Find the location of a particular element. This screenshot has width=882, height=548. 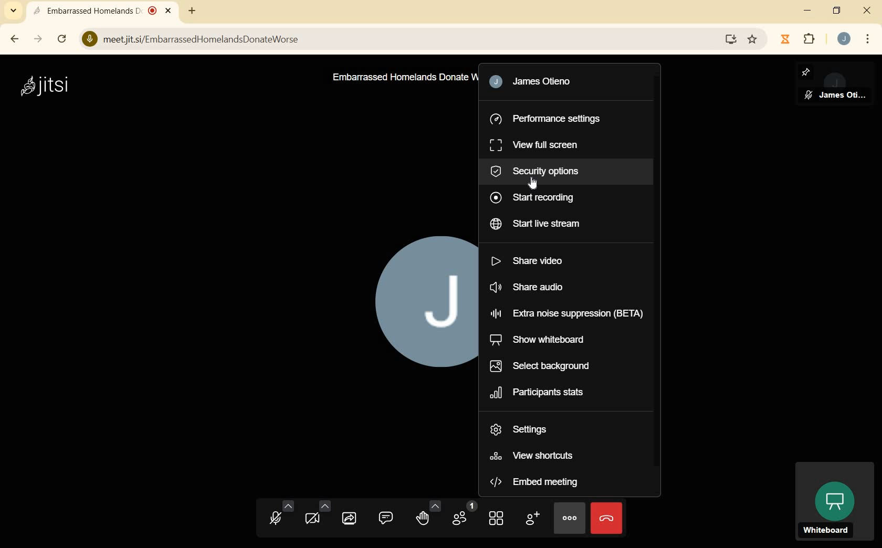

select background is located at coordinates (540, 365).